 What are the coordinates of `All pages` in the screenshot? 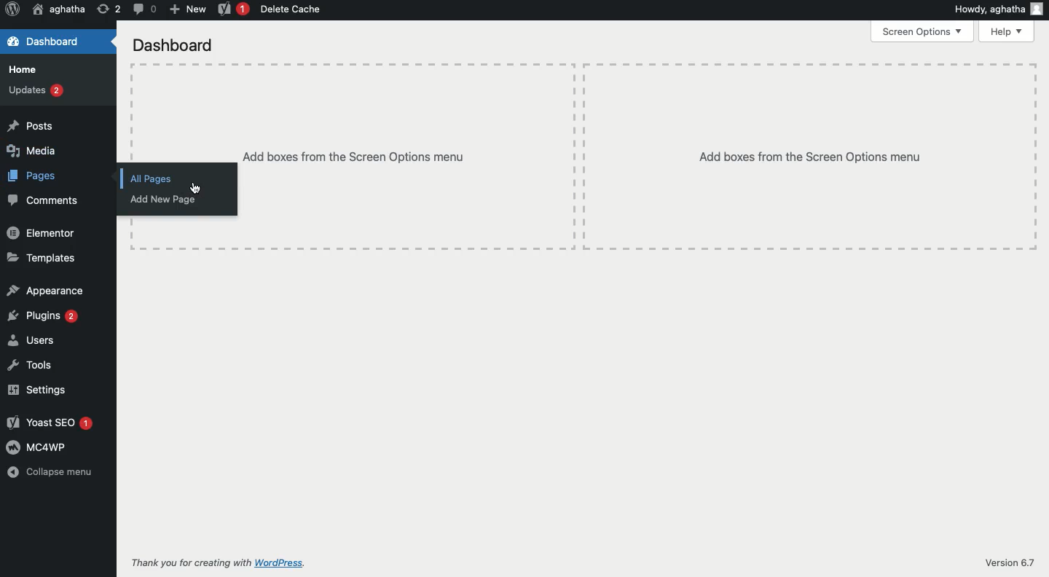 It's located at (150, 179).